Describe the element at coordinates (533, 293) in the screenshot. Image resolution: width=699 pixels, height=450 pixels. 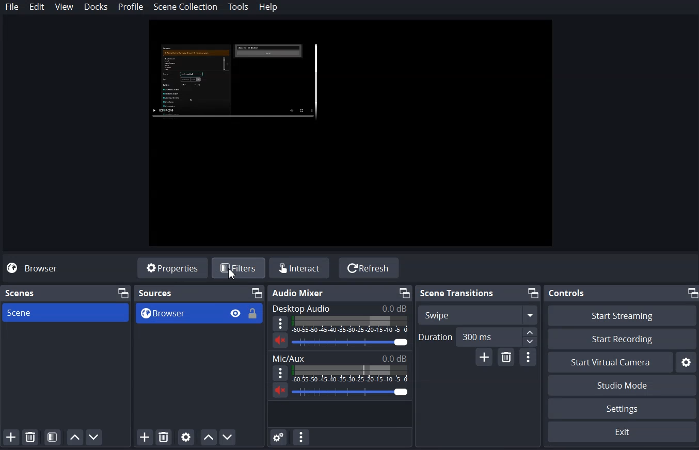
I see `Maximize` at that location.